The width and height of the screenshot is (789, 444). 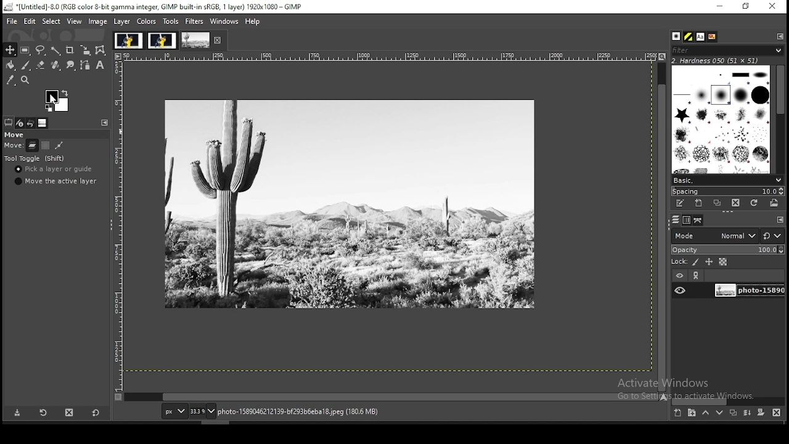 What do you see at coordinates (40, 50) in the screenshot?
I see `free selection tool` at bounding box center [40, 50].